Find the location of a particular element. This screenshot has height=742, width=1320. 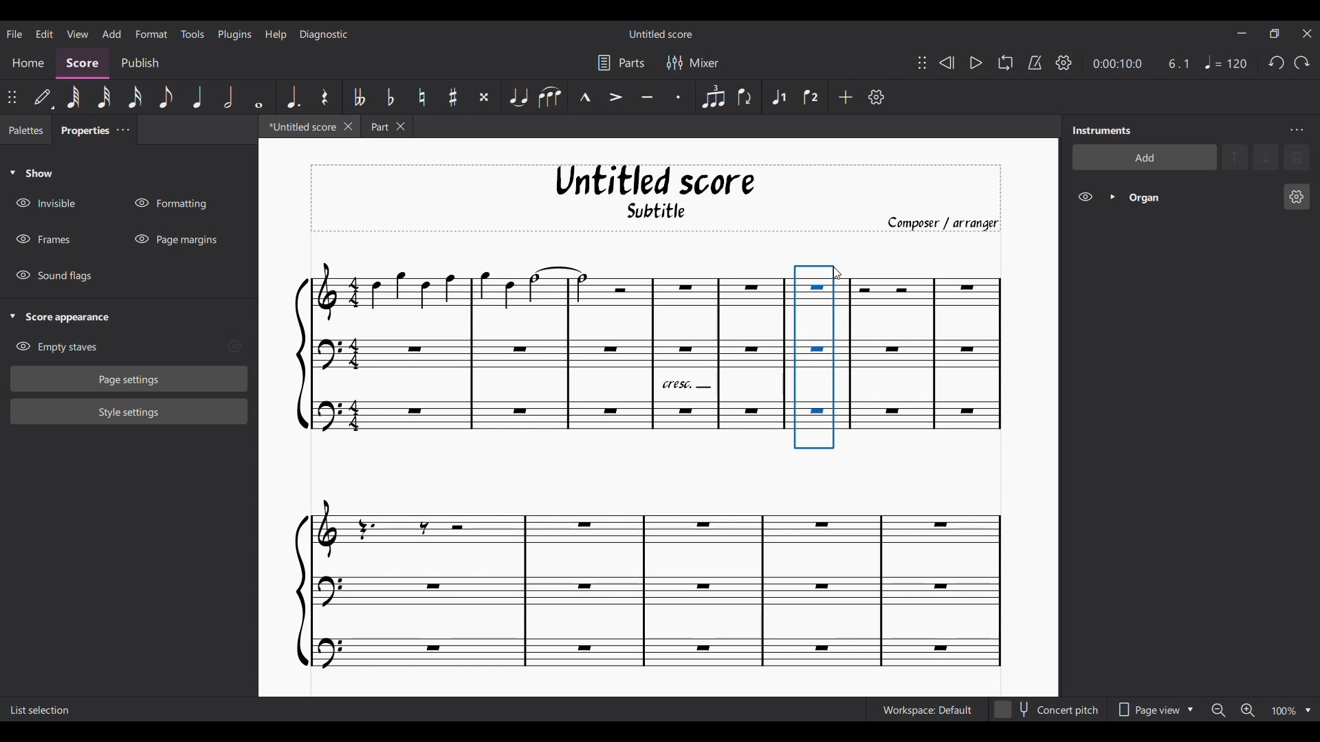

Description of current selection is located at coordinates (43, 710).